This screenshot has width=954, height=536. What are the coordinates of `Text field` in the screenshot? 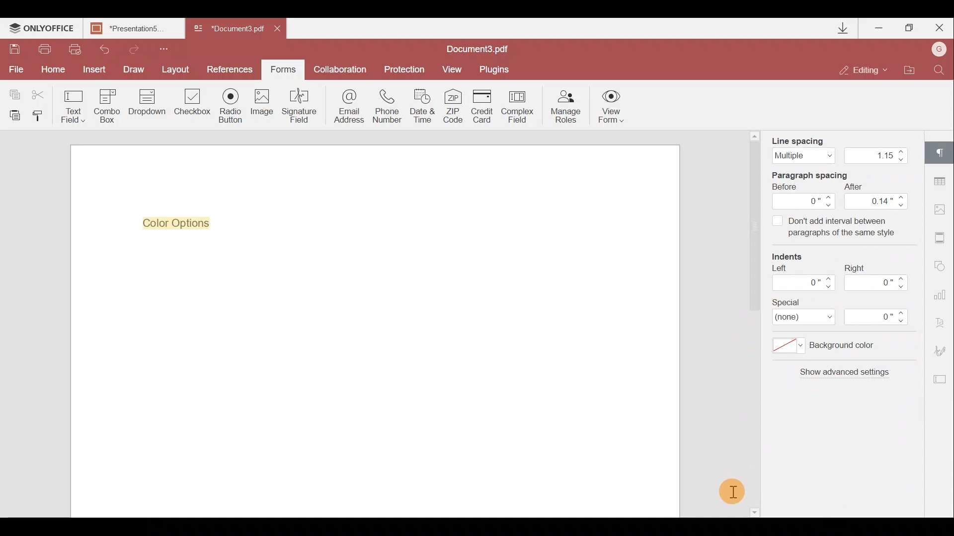 It's located at (72, 106).